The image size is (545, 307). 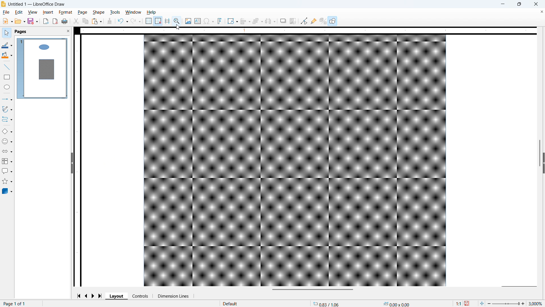 I want to click on Window , so click(x=133, y=12).